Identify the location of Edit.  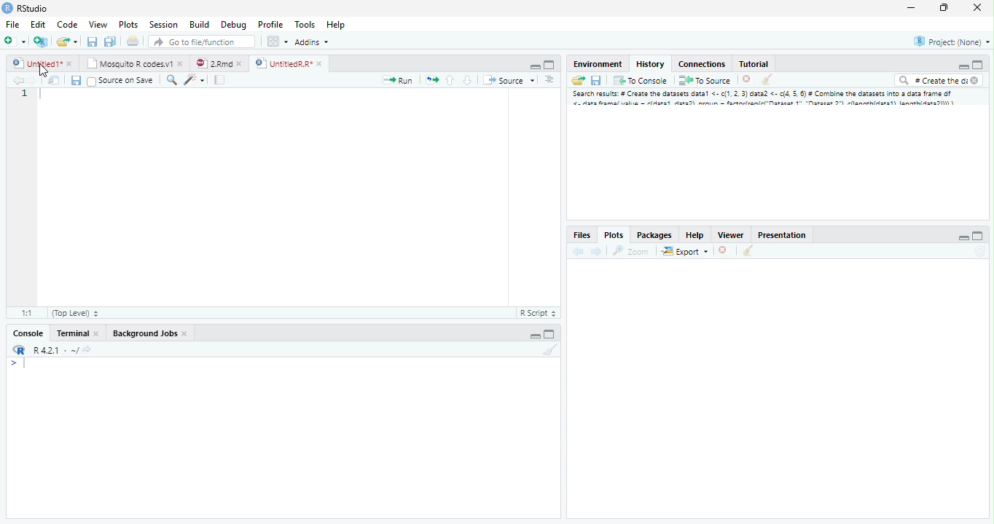
(39, 25).